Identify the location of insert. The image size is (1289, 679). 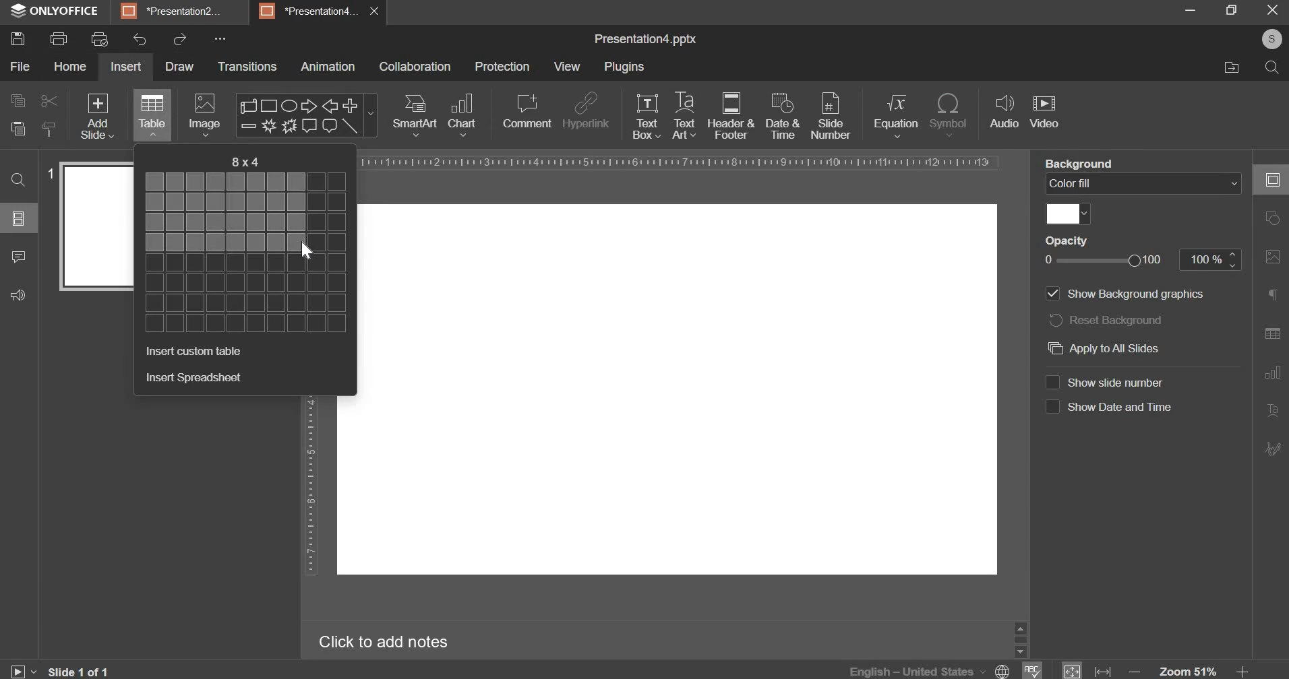
(125, 67).